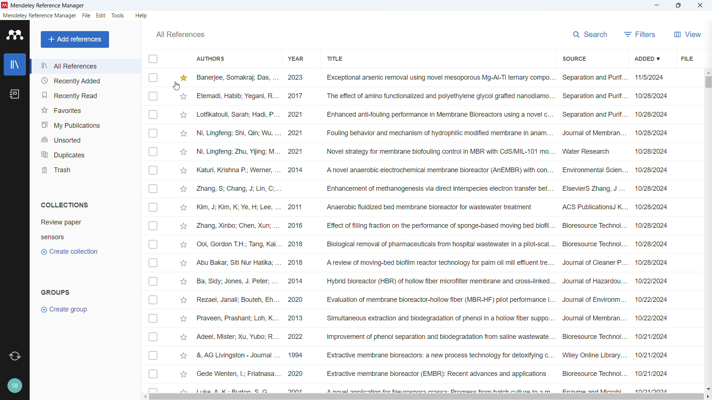 Image resolution: width=712 pixels, height=400 pixels. Describe the element at coordinates (647, 57) in the screenshot. I see `Sort by date added ` at that location.